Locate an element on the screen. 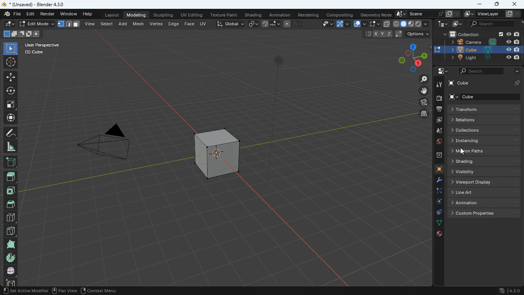 Image resolution: width=524 pixels, height=295 pixels. light is located at coordinates (483, 58).